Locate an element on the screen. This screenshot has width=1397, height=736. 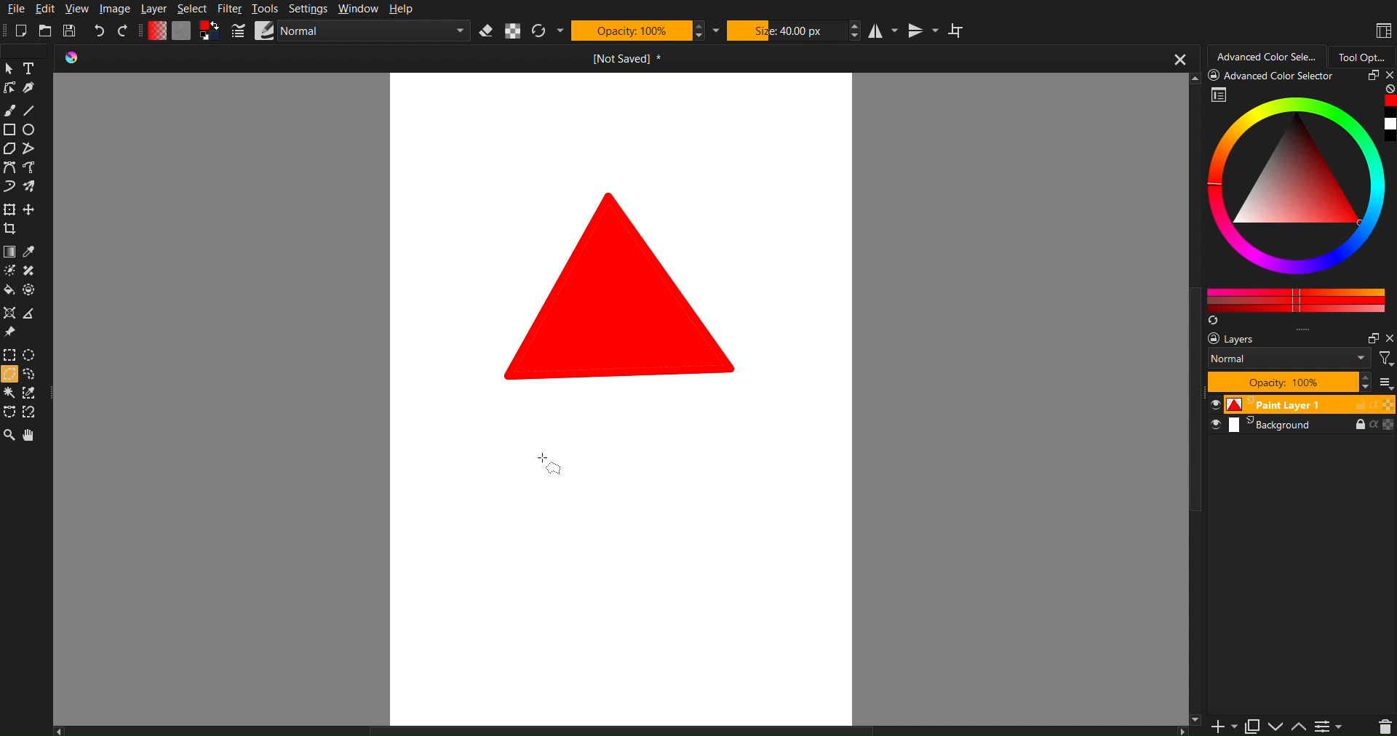
Paste is located at coordinates (1251, 724).